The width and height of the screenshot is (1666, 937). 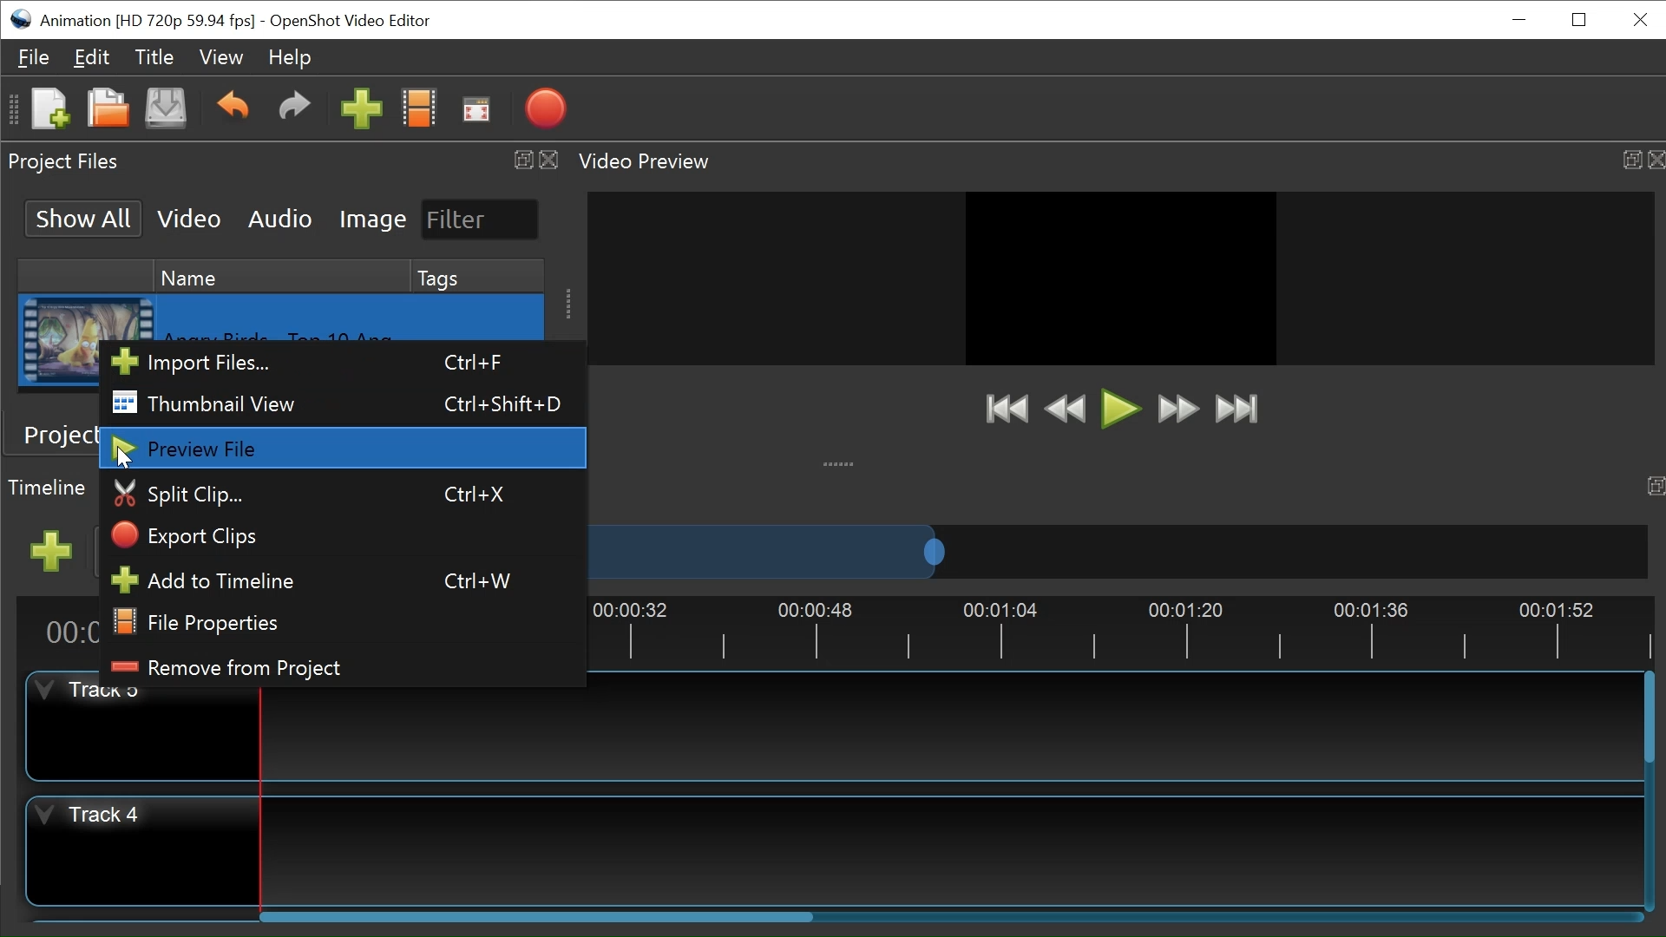 What do you see at coordinates (1122, 410) in the screenshot?
I see `Play` at bounding box center [1122, 410].